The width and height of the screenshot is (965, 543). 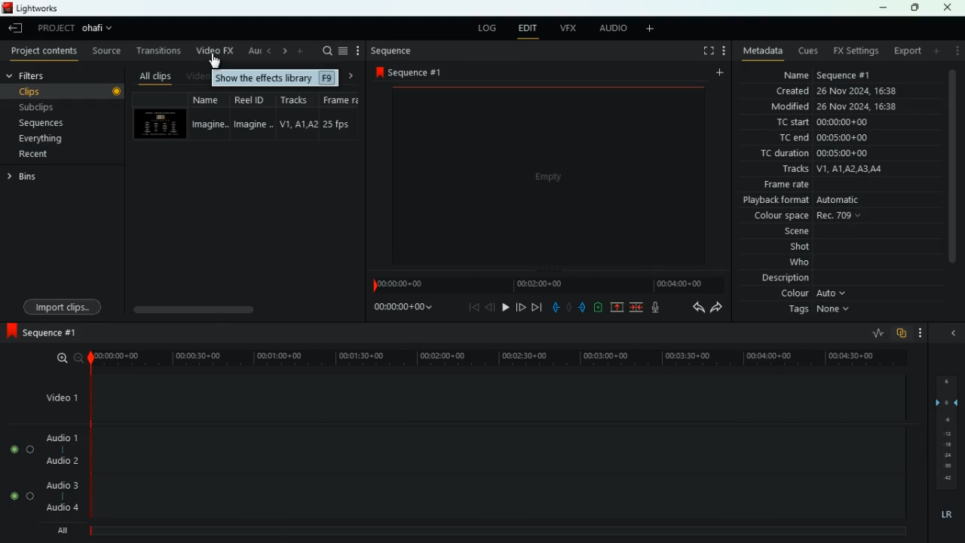 I want to click on list, so click(x=343, y=51).